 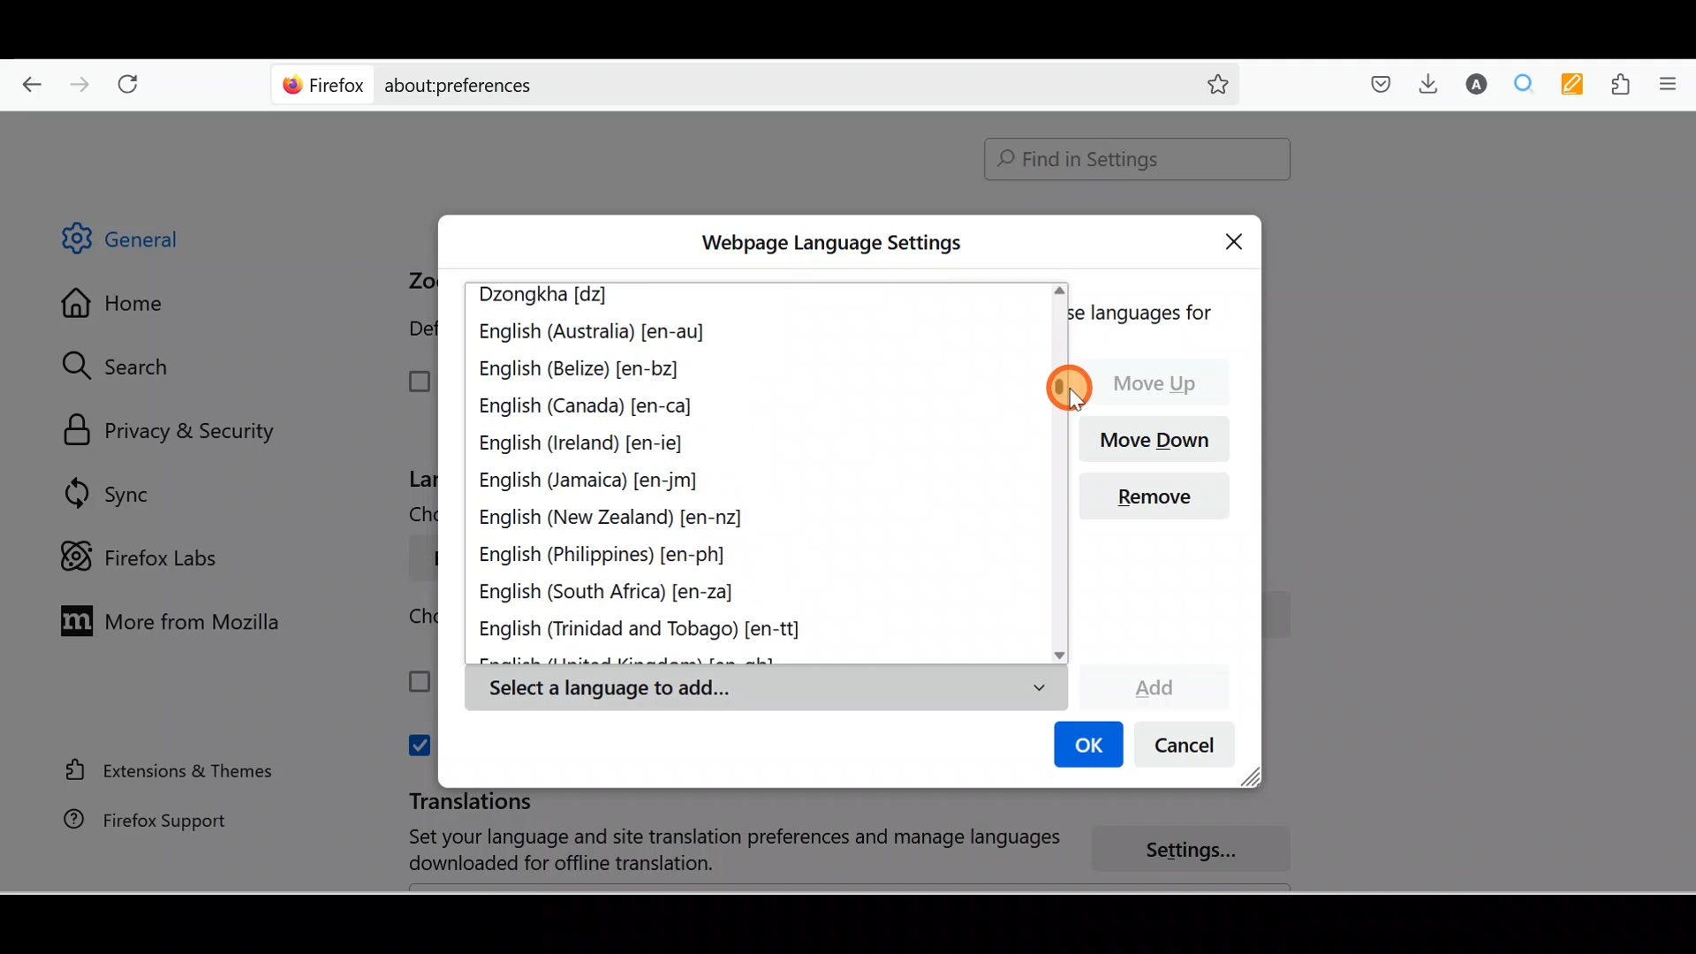 I want to click on English (Belize) [en-bz], so click(x=579, y=371).